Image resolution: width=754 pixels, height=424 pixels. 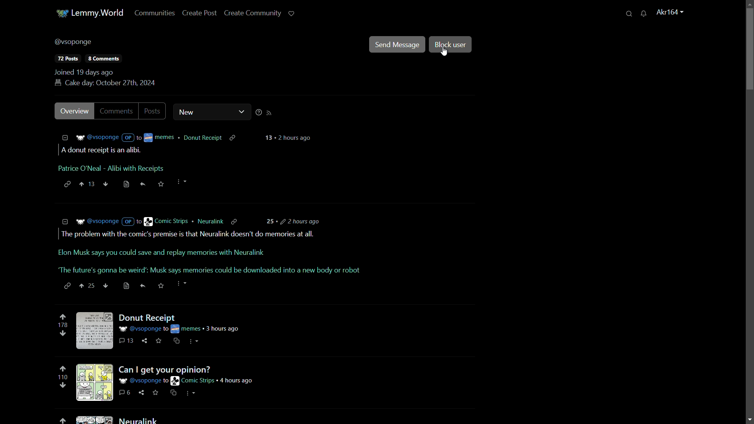 What do you see at coordinates (186, 159) in the screenshot?
I see `comment-1` at bounding box center [186, 159].